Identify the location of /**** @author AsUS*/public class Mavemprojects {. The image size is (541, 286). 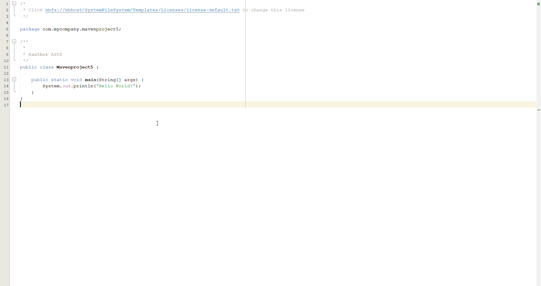
(62, 54).